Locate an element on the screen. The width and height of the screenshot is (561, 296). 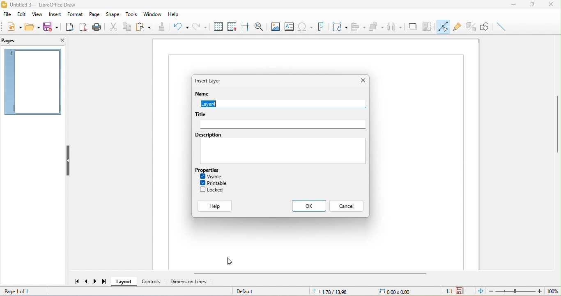
window is located at coordinates (154, 14).